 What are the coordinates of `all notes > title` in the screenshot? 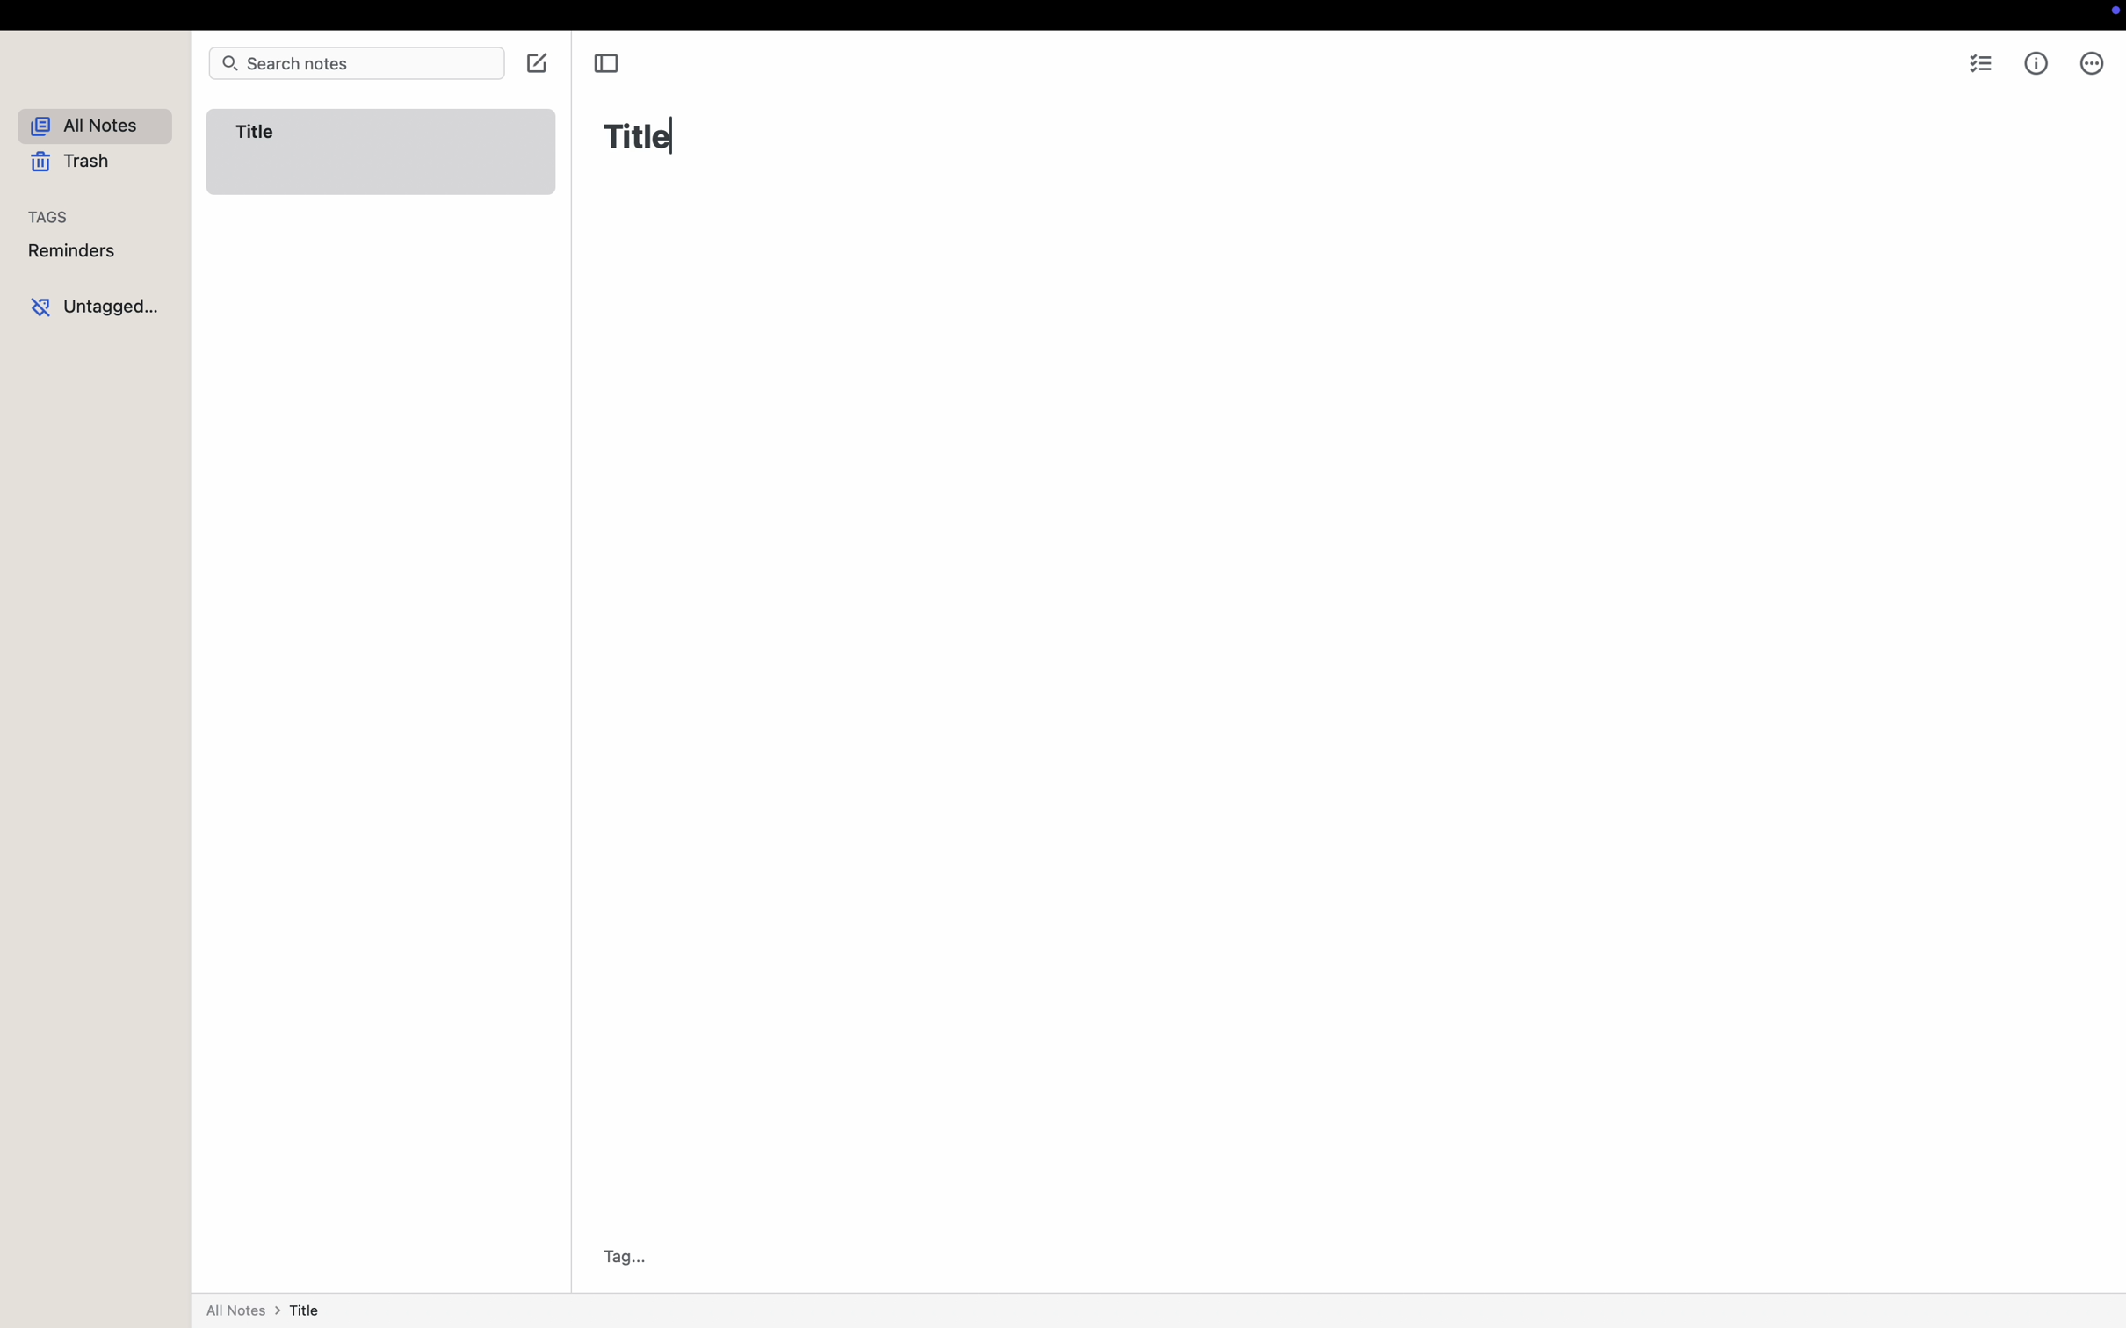 It's located at (270, 1310).